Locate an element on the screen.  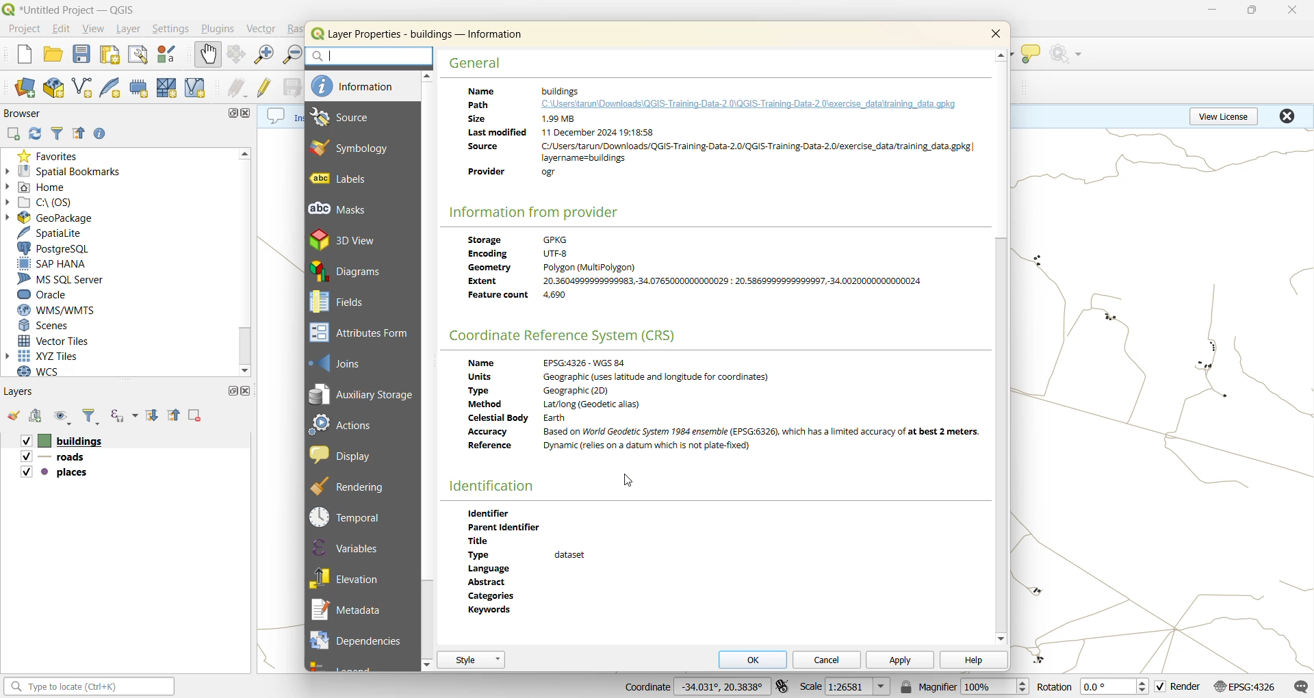
xyz tiles is located at coordinates (70, 357).